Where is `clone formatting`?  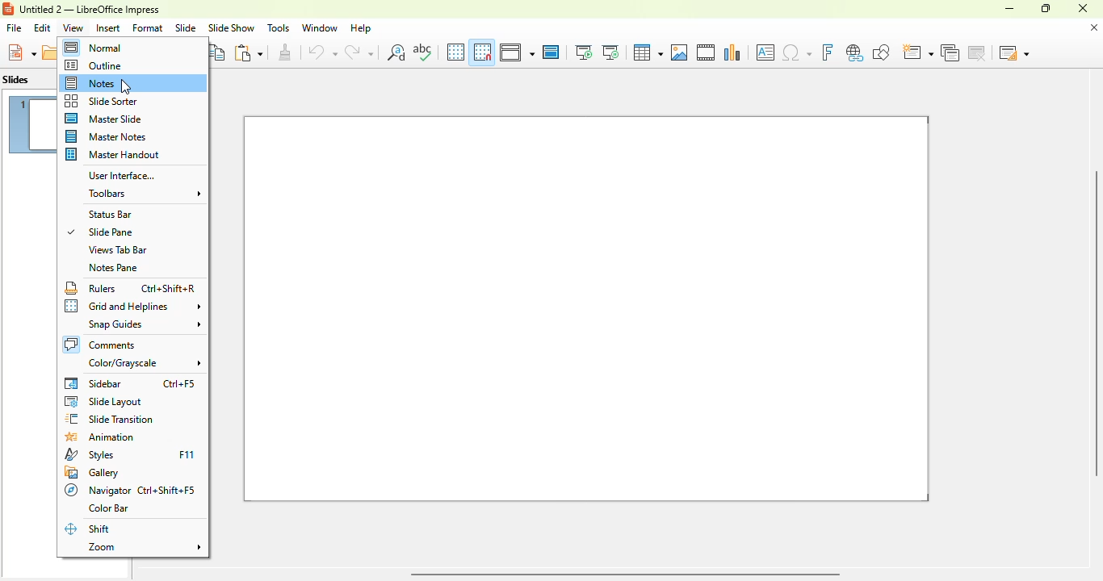
clone formatting is located at coordinates (285, 52).